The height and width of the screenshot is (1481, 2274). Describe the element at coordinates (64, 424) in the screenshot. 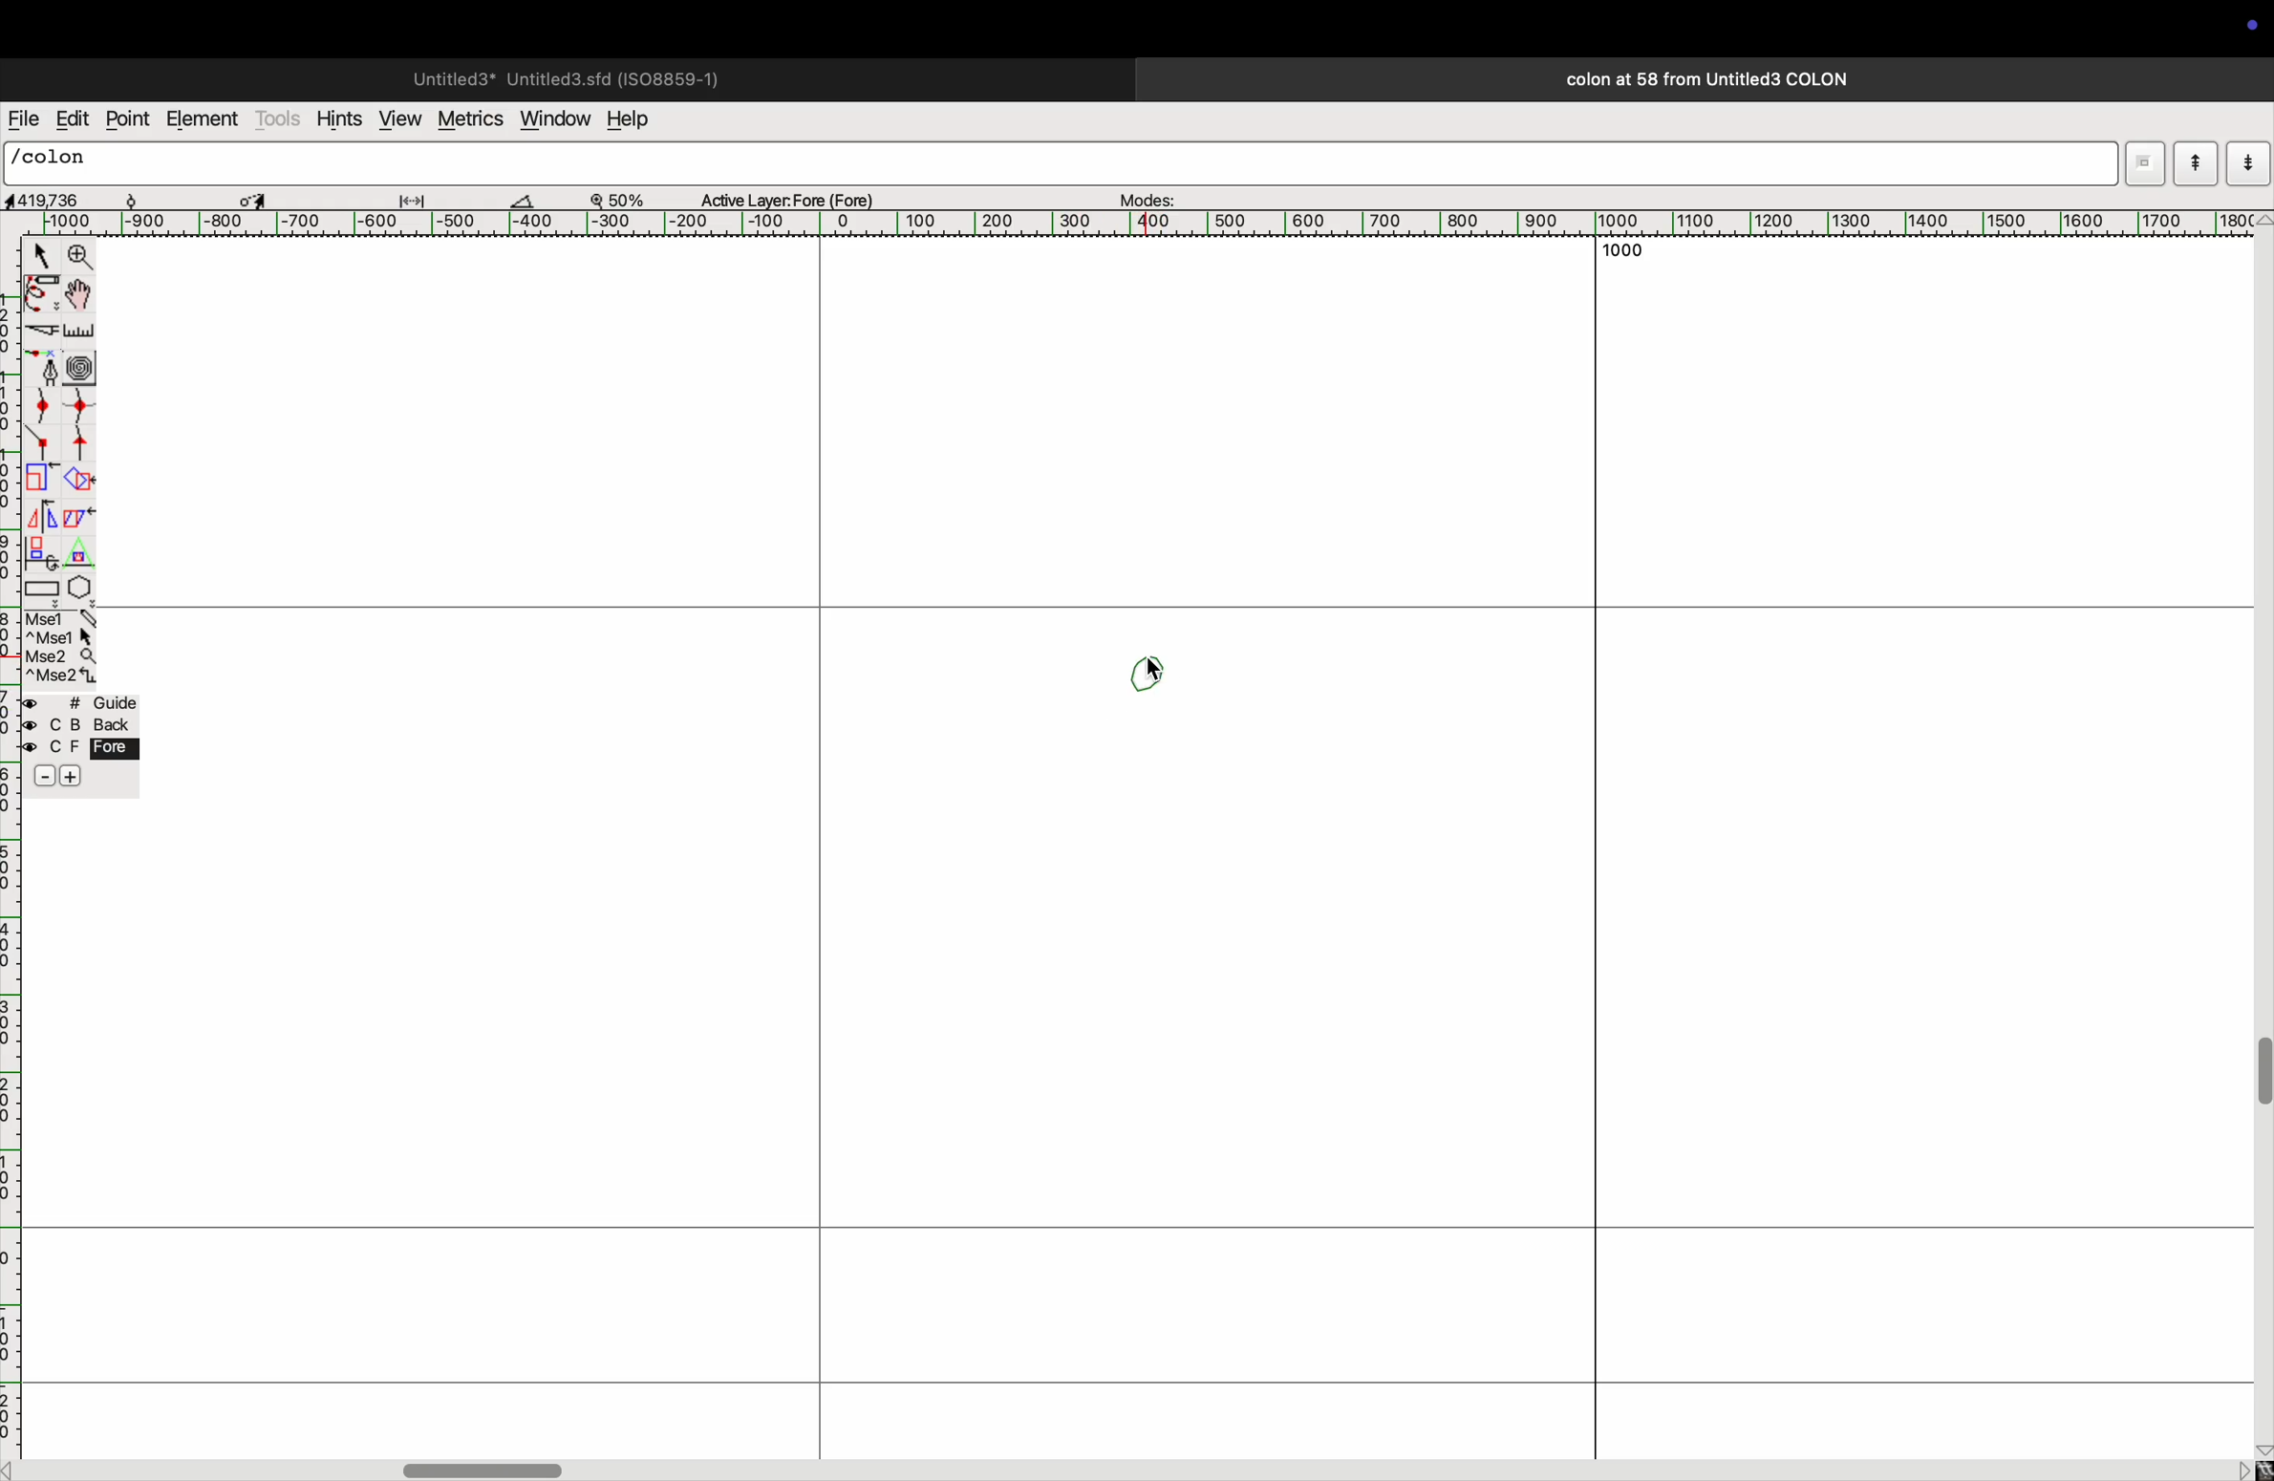

I see `spline` at that location.